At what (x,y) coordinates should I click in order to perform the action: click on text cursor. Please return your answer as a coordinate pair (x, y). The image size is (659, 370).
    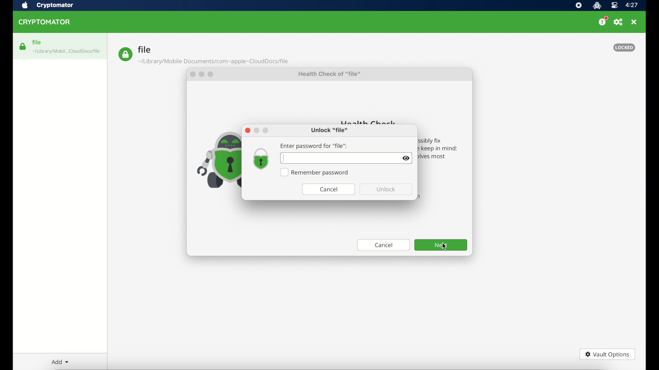
    Looking at the image, I should click on (284, 158).